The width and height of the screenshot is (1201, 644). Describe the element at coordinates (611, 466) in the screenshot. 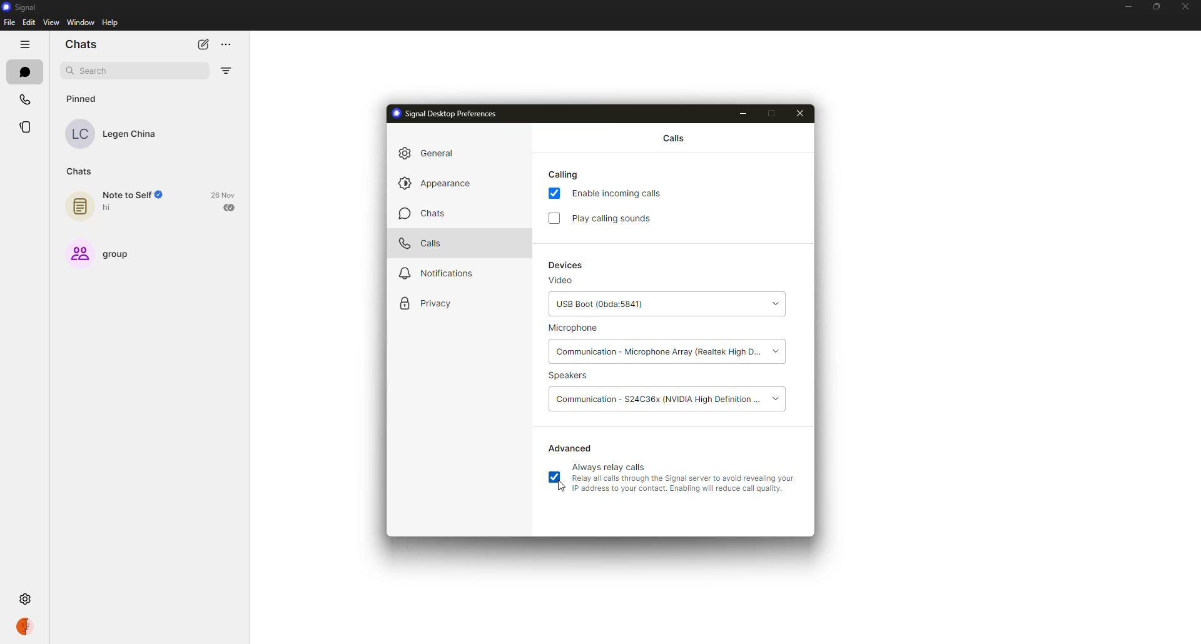

I see `always relay calls` at that location.